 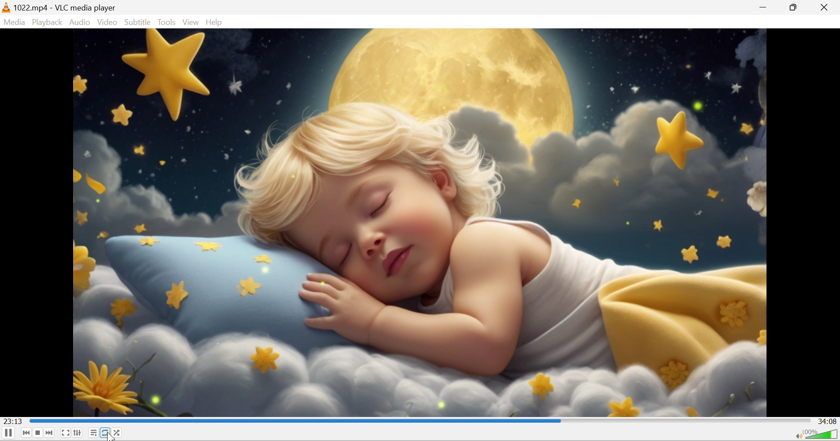 What do you see at coordinates (93, 433) in the screenshot?
I see `Toggle playlist` at bounding box center [93, 433].